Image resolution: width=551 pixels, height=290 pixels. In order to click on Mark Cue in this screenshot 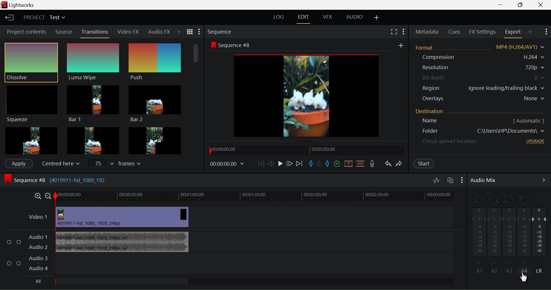, I will do `click(337, 163)`.